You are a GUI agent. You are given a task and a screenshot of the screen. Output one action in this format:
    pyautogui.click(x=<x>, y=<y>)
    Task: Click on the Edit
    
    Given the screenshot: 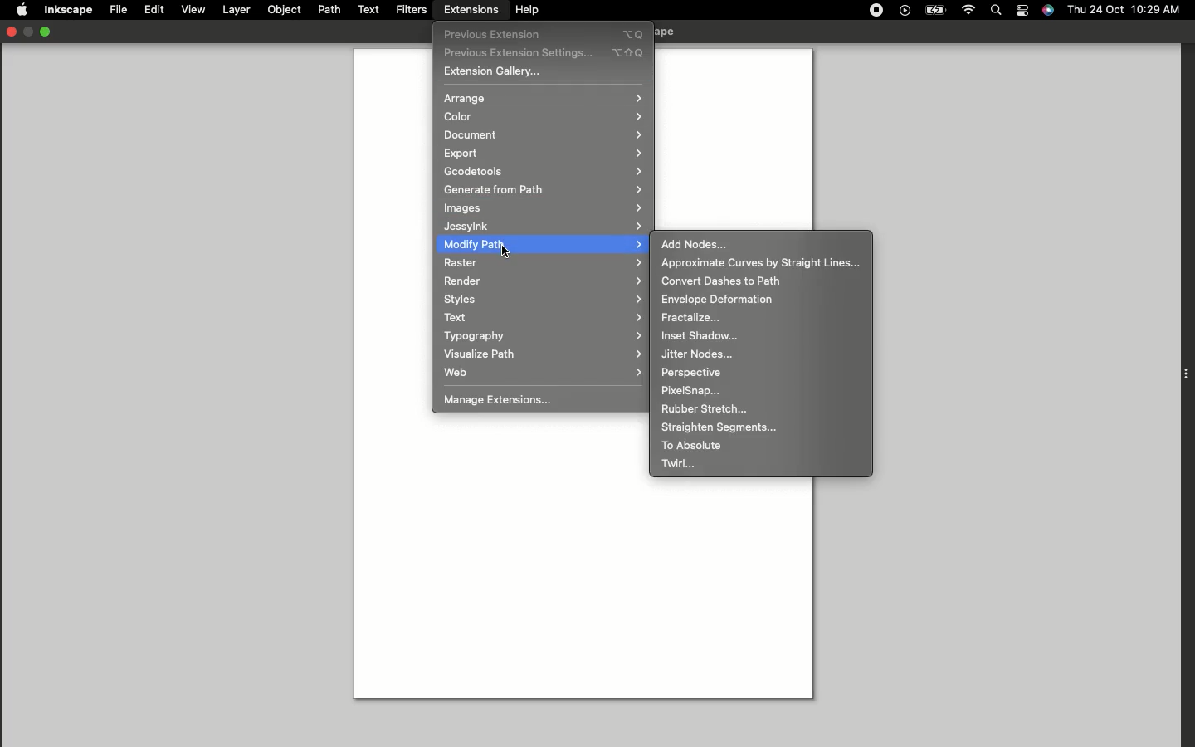 What is the action you would take?
    pyautogui.click(x=158, y=10)
    